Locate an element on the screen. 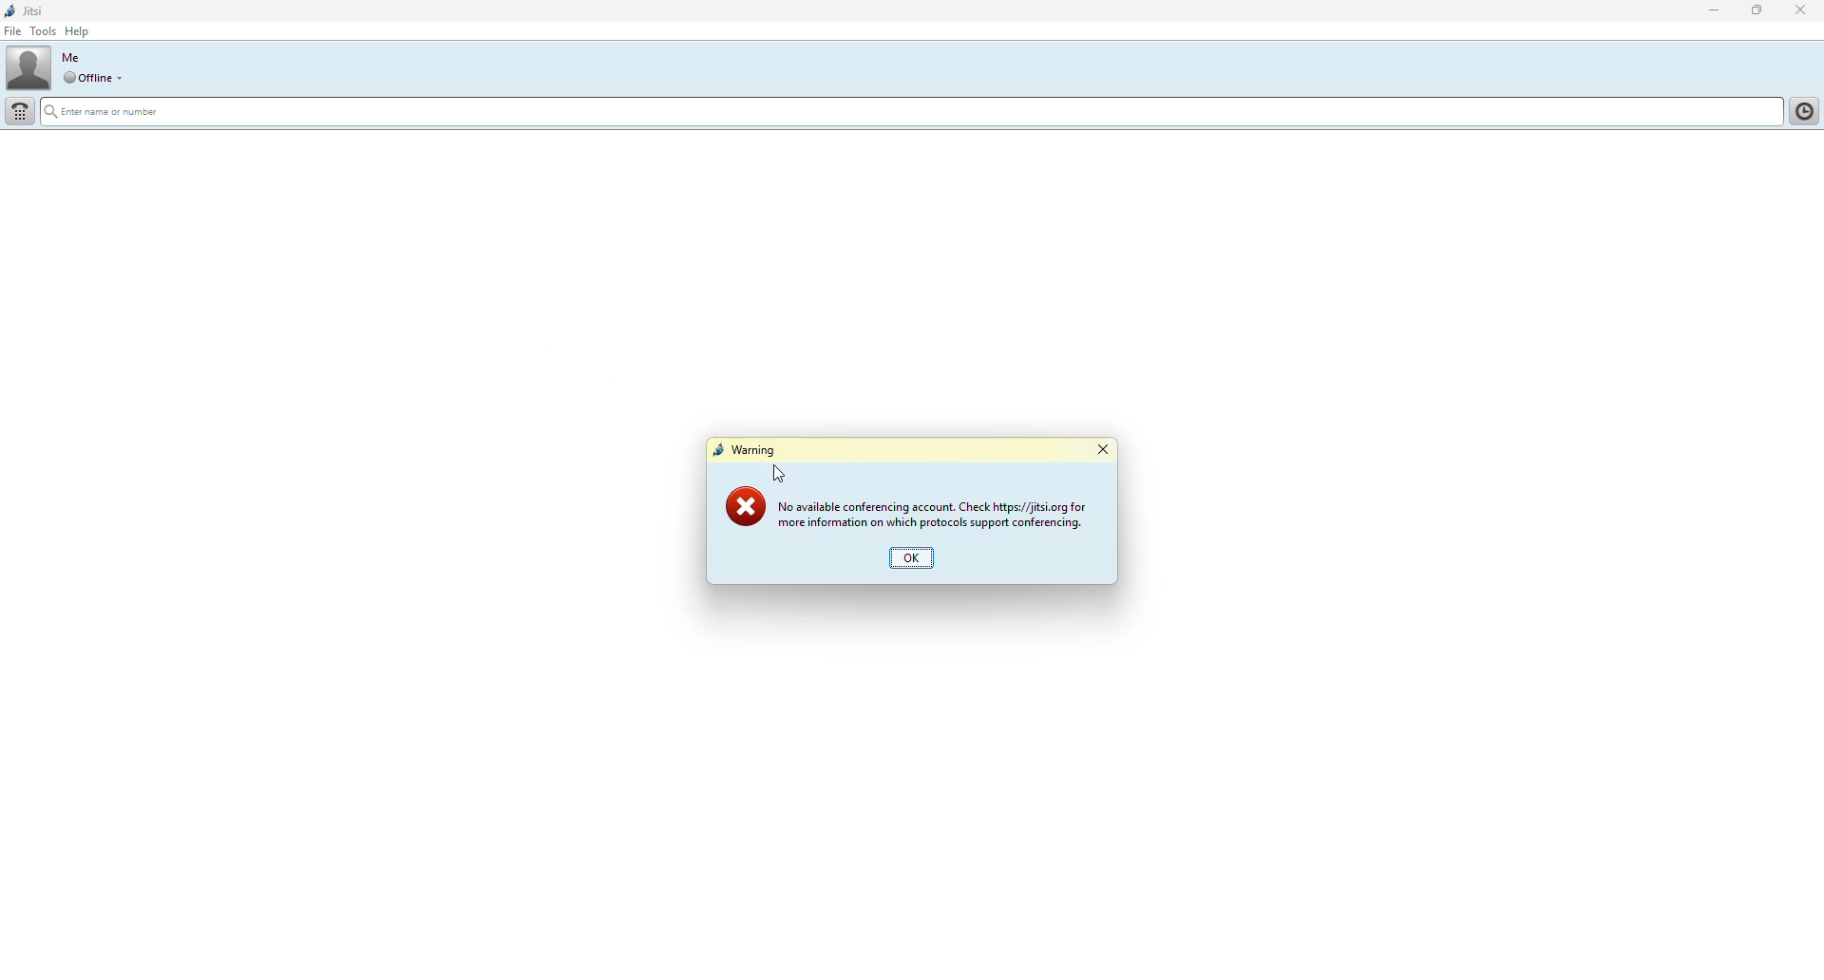 Image resolution: width=1824 pixels, height=980 pixels. warning is located at coordinates (748, 452).